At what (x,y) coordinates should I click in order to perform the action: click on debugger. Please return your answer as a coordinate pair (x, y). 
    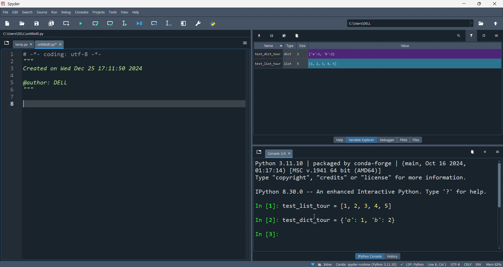
    Looking at the image, I should click on (389, 140).